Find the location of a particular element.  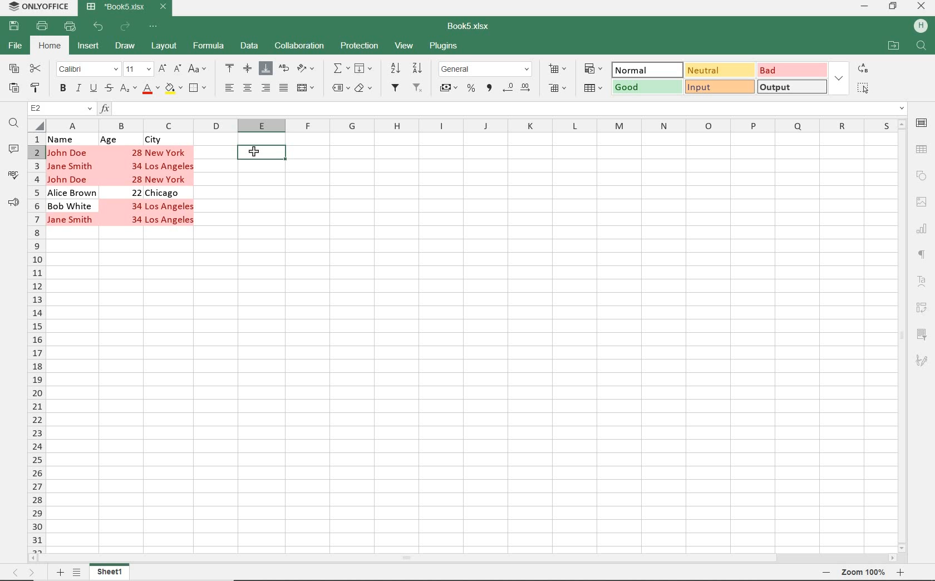

ROWS is located at coordinates (36, 326).